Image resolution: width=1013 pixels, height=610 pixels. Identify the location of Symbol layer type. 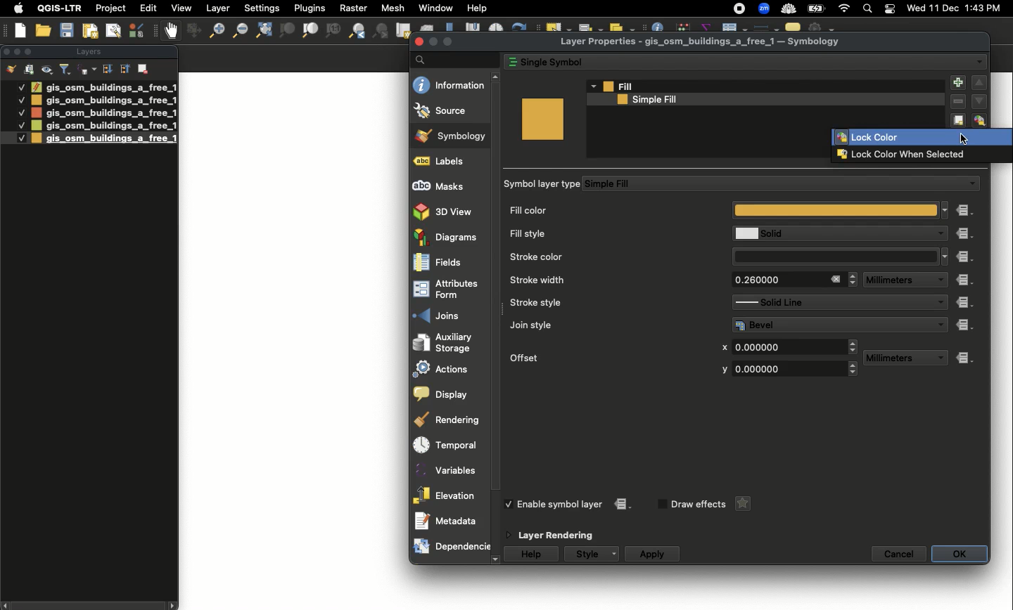
(544, 184).